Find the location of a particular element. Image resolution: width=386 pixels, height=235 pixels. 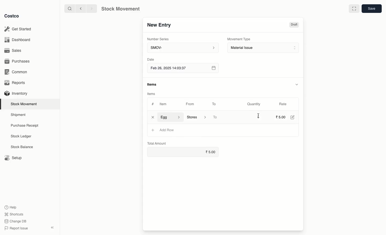

Close is located at coordinates (152, 117).